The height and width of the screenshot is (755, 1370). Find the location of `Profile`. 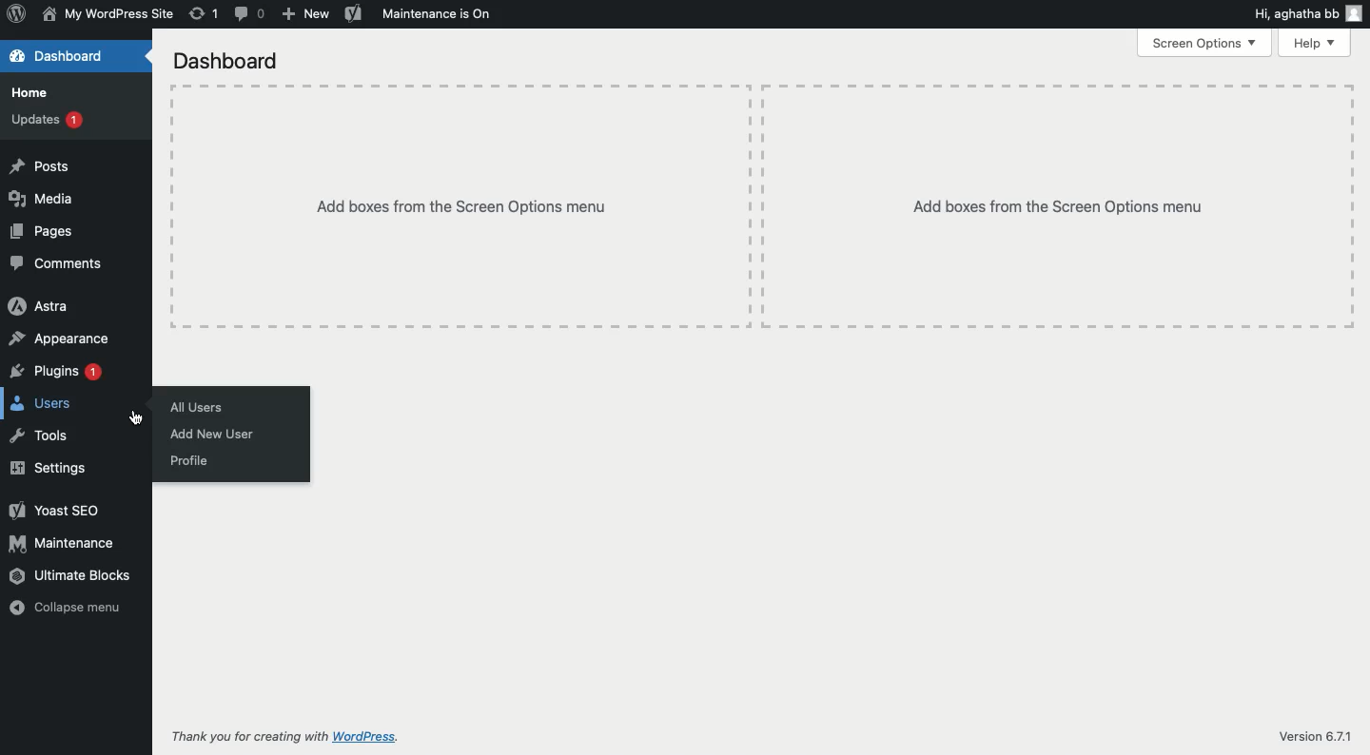

Profile is located at coordinates (190, 463).